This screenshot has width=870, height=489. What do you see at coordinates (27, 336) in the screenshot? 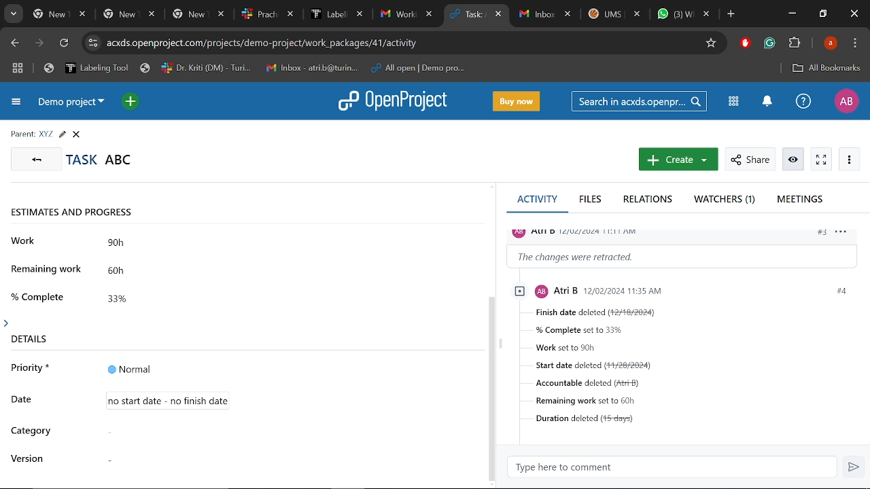
I see `details` at bounding box center [27, 336].